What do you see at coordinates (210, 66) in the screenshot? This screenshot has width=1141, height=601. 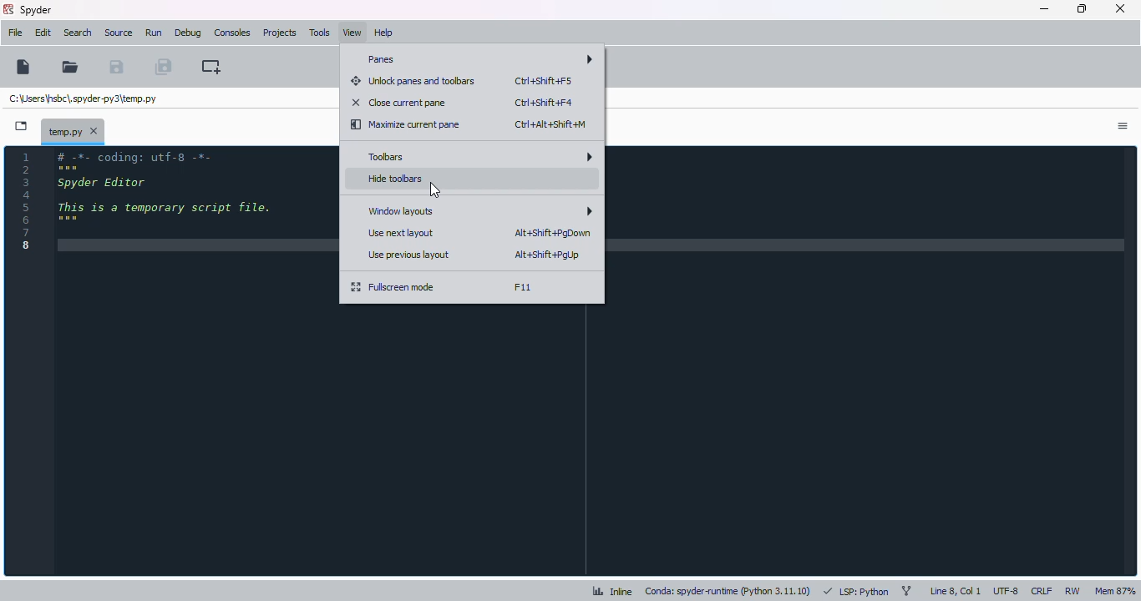 I see `create new cell at the current line` at bounding box center [210, 66].